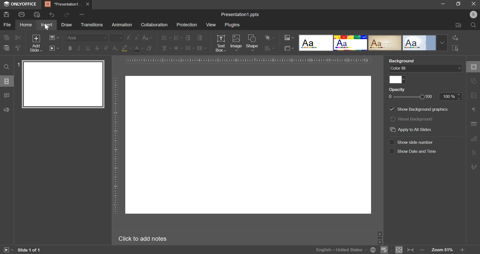 This screenshot has width=480, height=254. Describe the element at coordinates (473, 96) in the screenshot. I see `image settings` at that location.